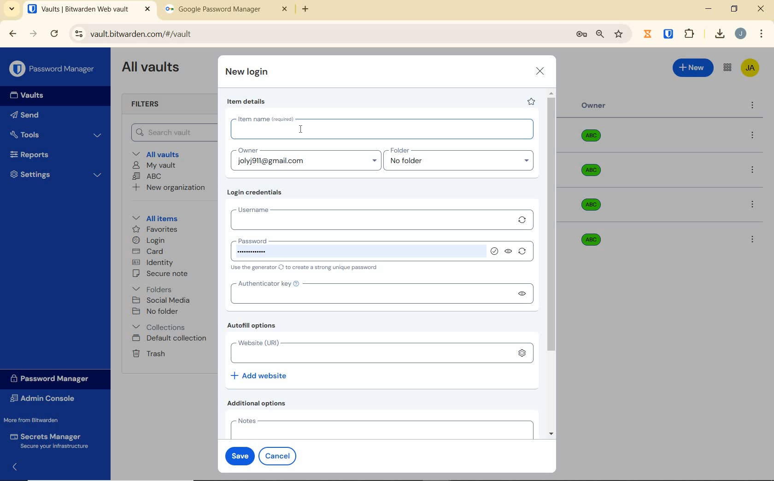 The image size is (774, 481). What do you see at coordinates (168, 188) in the screenshot?
I see `New organization` at bounding box center [168, 188].